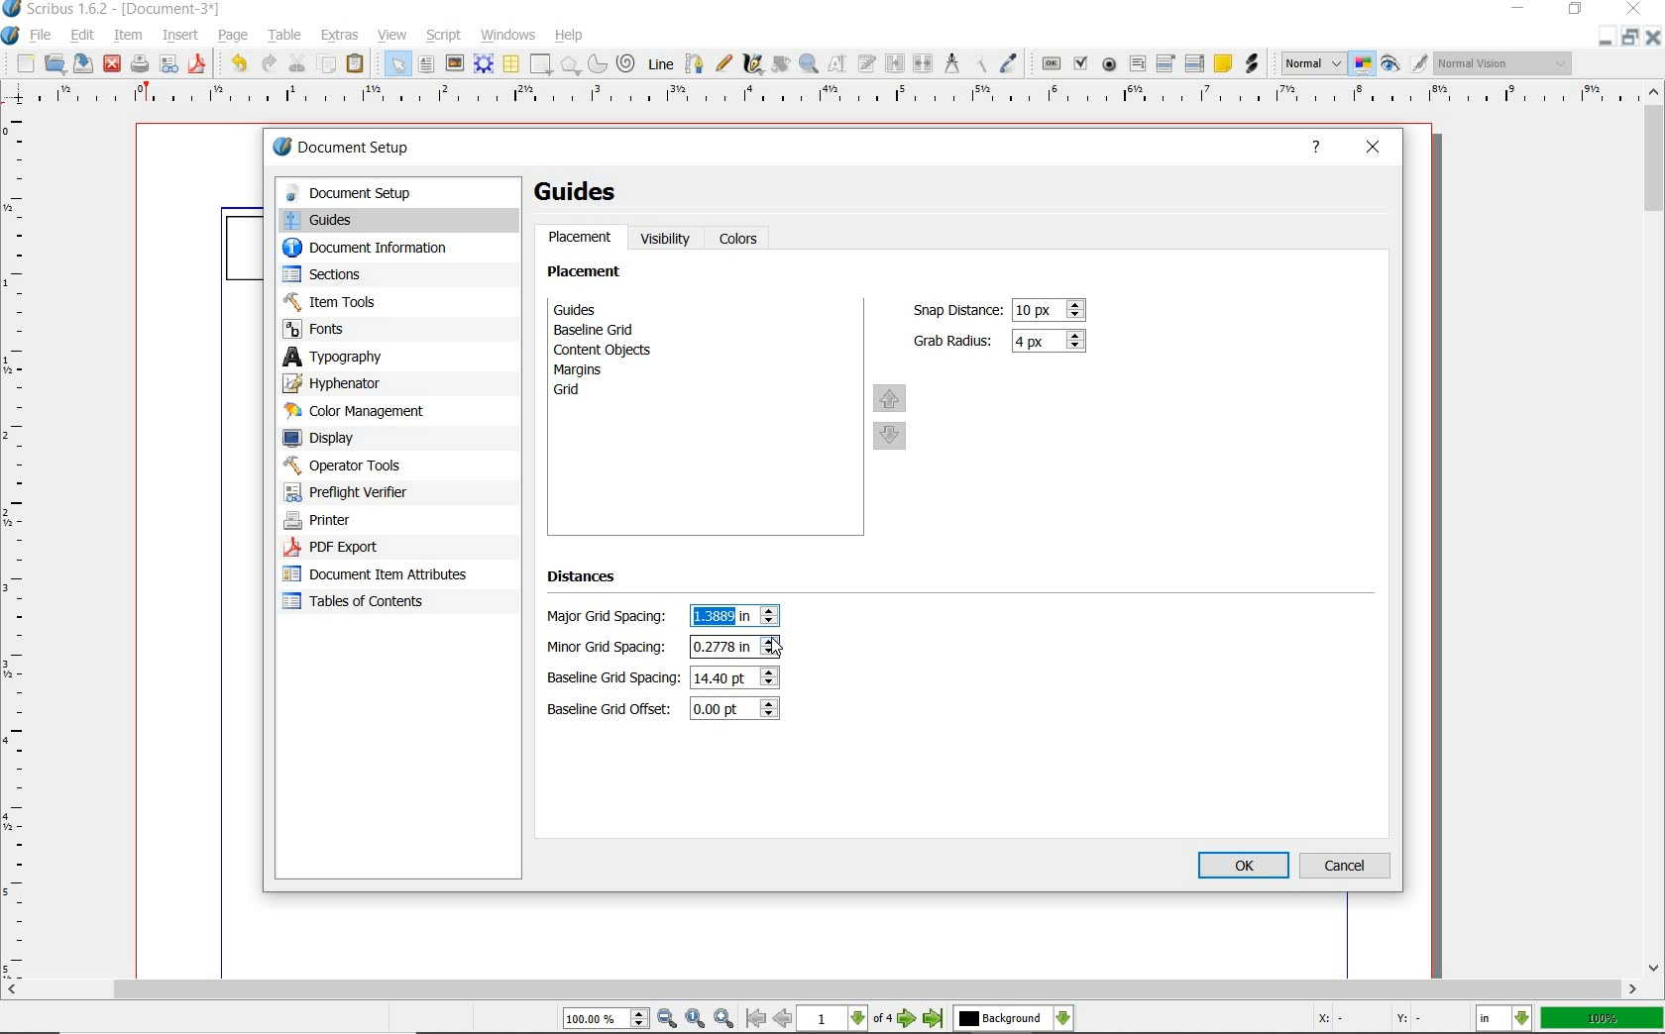 This screenshot has height=1034, width=1665. Describe the element at coordinates (723, 1019) in the screenshot. I see `zoom in` at that location.